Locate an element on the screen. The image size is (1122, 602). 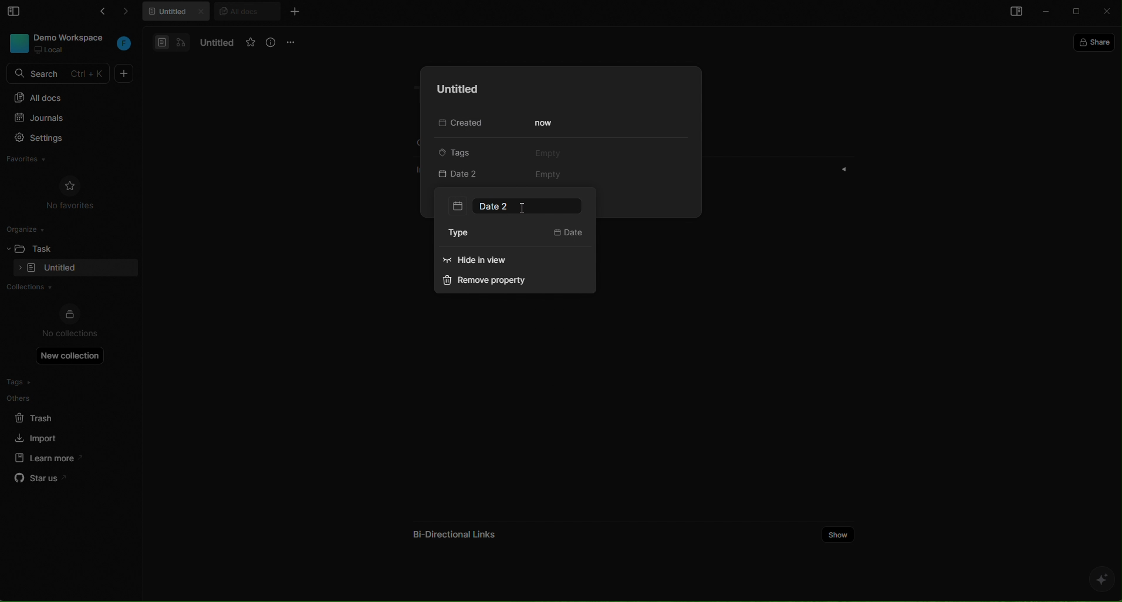
SEARCH is located at coordinates (60, 74).